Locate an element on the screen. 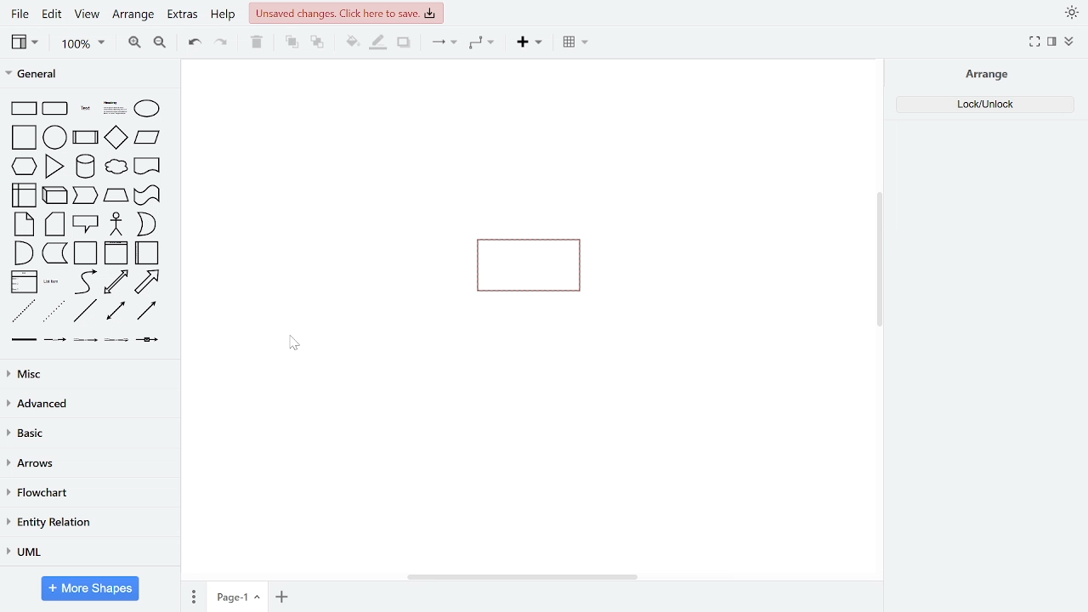 This screenshot has width=1088, height=612. dotted line is located at coordinates (56, 310).